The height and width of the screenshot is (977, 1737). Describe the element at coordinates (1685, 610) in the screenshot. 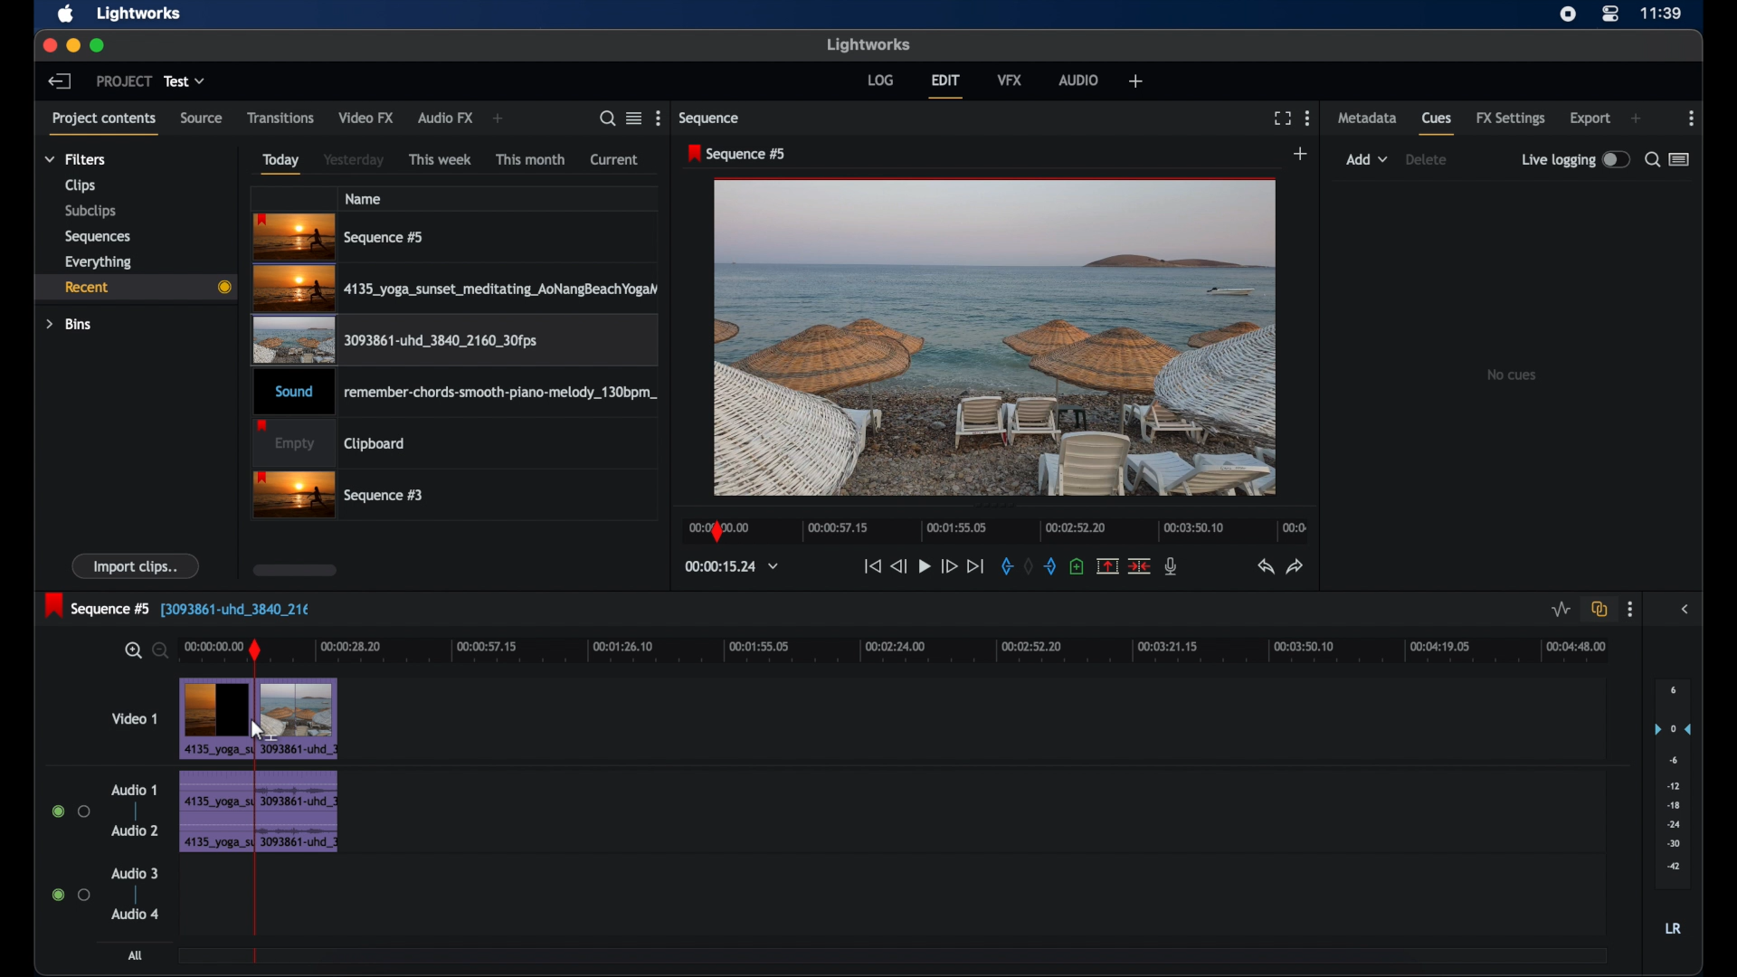

I see `sidebar` at that location.